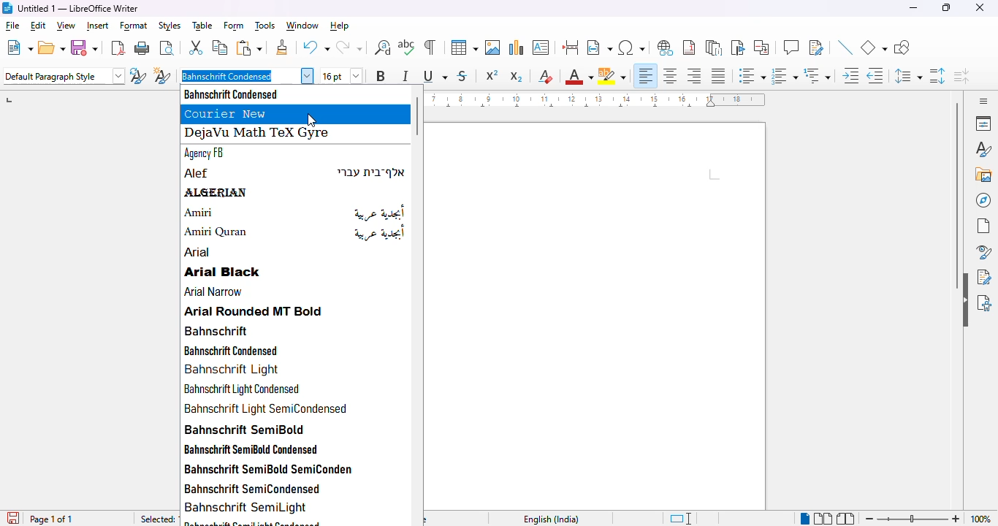 This screenshot has width=998, height=526. Describe the element at coordinates (381, 76) in the screenshot. I see `bold` at that location.